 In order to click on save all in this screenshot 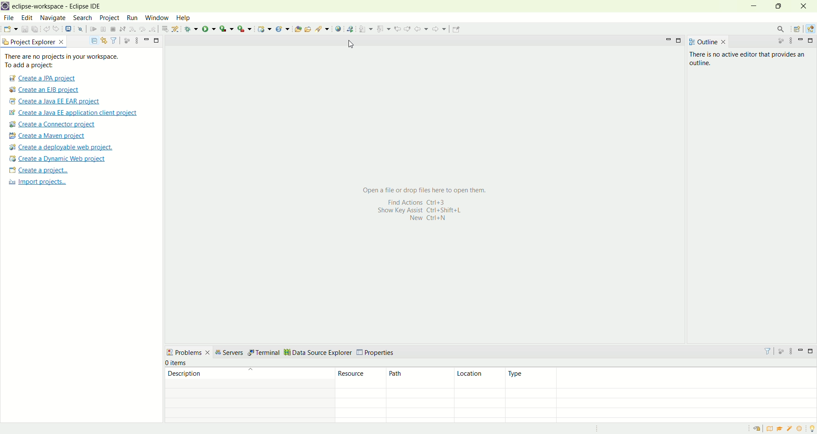, I will do `click(35, 29)`.